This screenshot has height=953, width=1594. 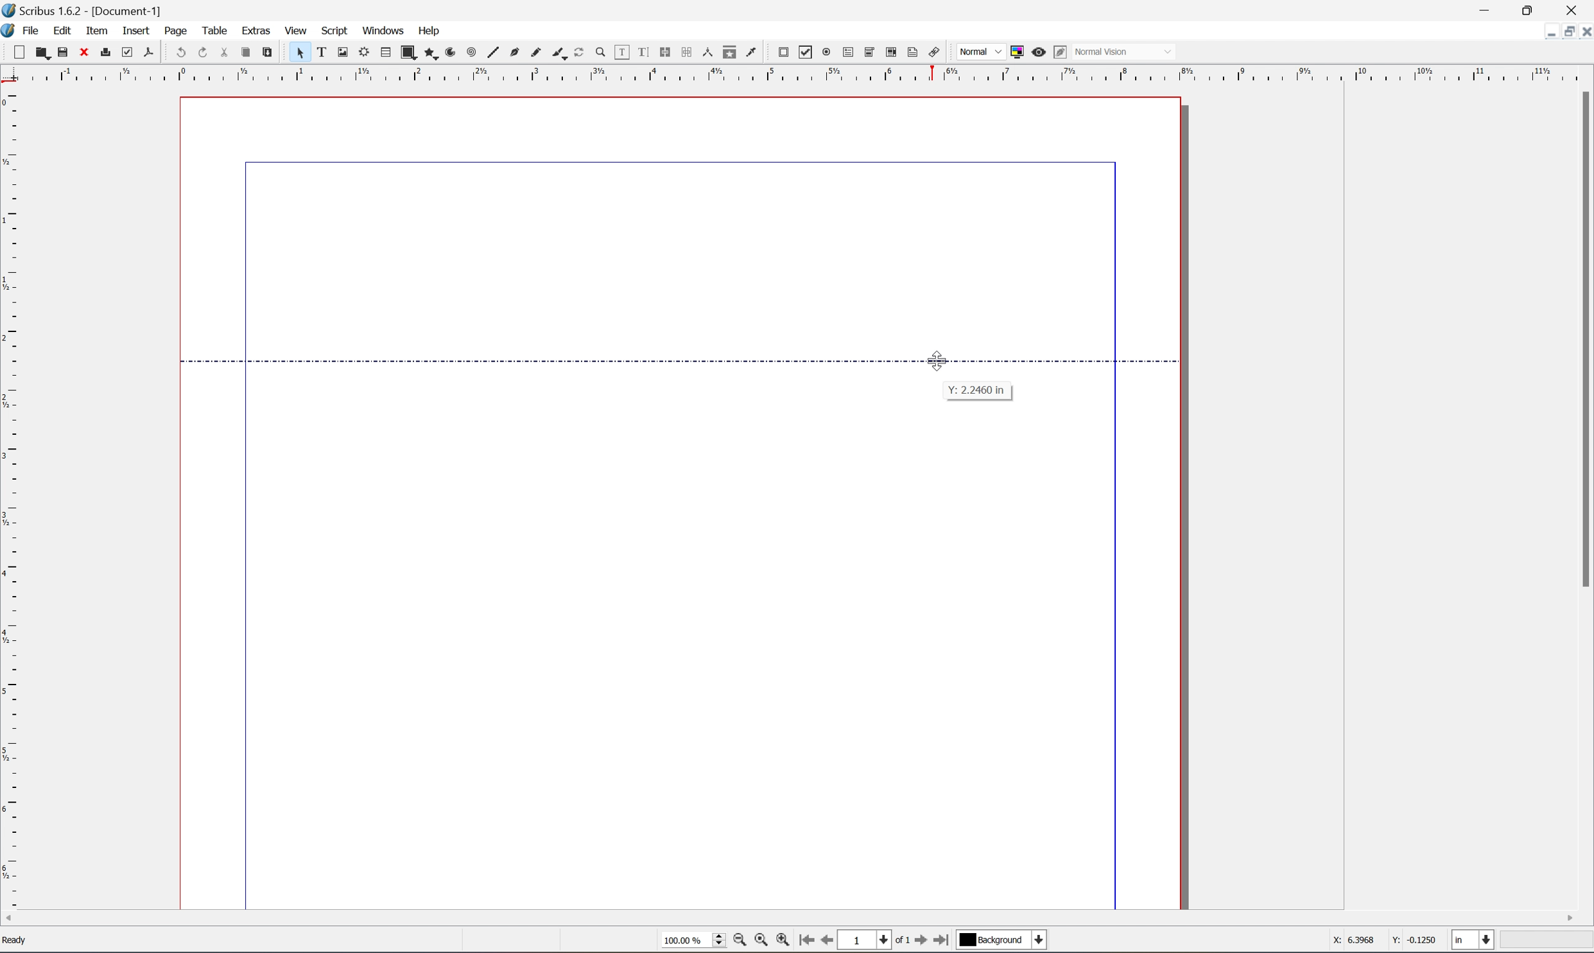 I want to click on Scribus 1.6.2 - [Document-1], so click(x=100, y=10).